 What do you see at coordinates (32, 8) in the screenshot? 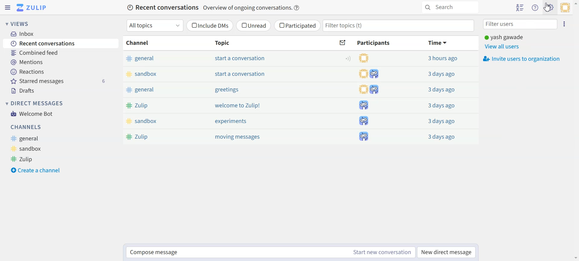
I see `Go to Home View` at bounding box center [32, 8].